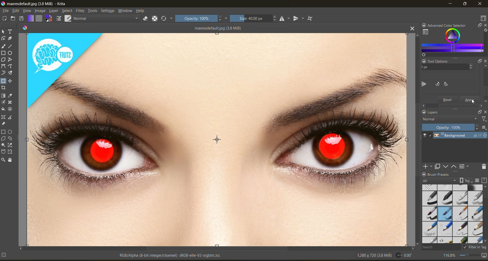 This screenshot has width=488, height=261. I want to click on lock docker, so click(423, 112).